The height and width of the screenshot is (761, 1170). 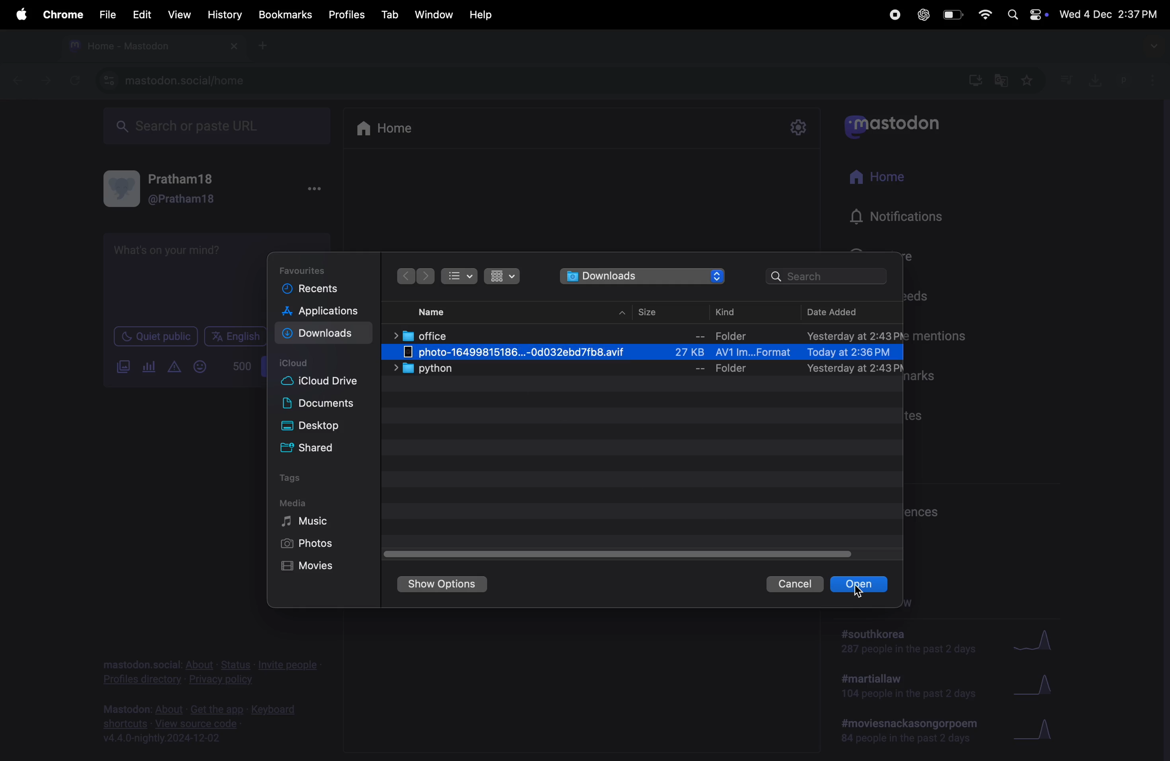 I want to click on alerts, so click(x=174, y=367).